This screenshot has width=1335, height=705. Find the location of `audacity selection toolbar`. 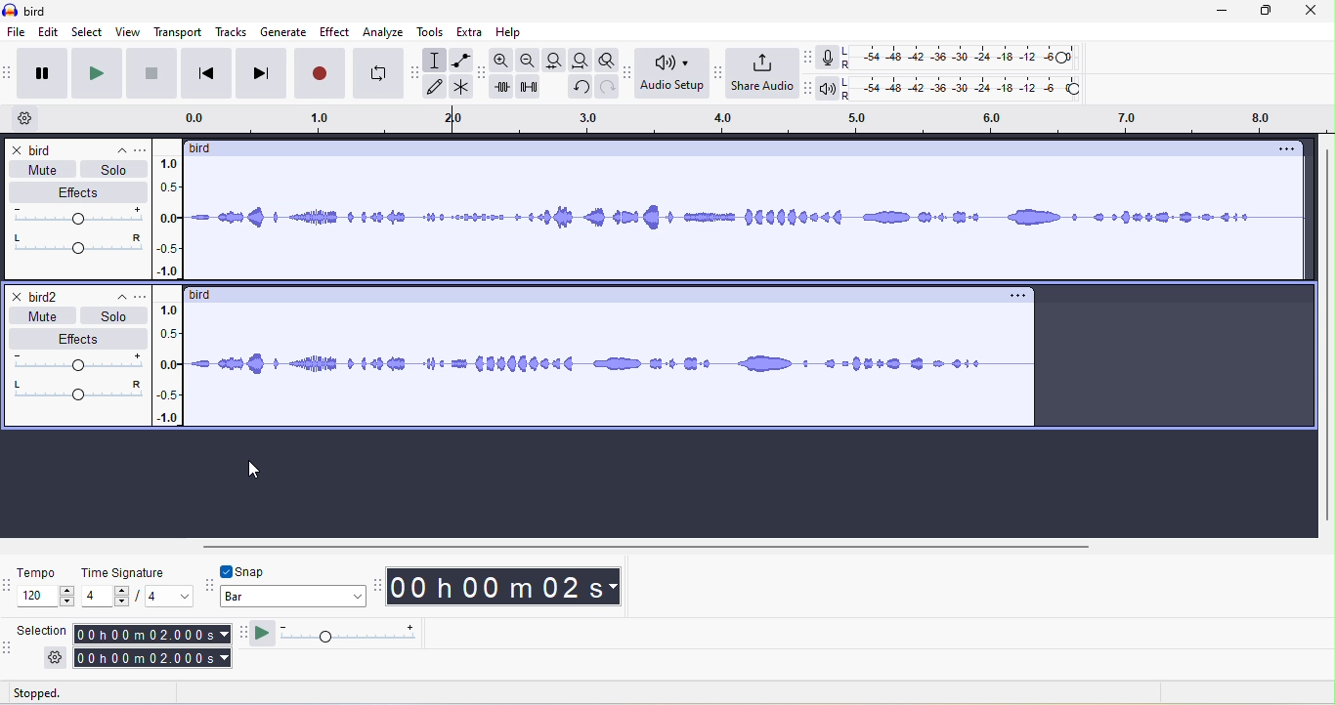

audacity selection toolbar is located at coordinates (9, 647).